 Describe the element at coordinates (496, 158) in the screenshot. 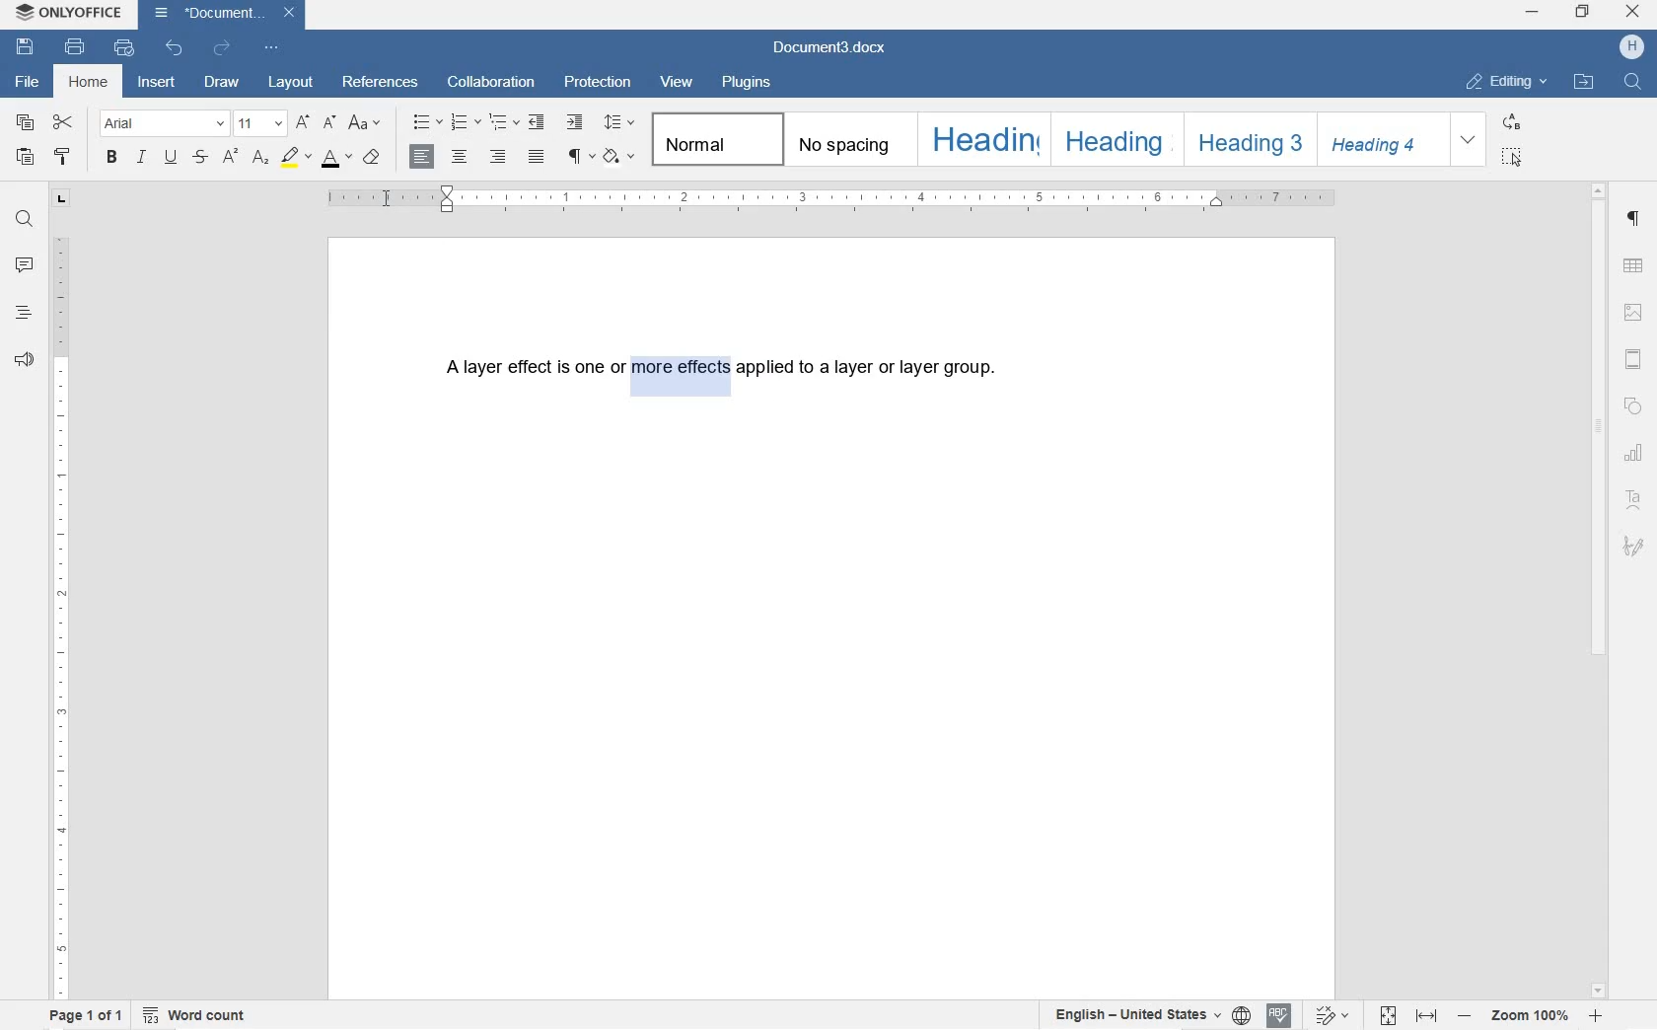

I see `ALIGN RIGHT` at that location.